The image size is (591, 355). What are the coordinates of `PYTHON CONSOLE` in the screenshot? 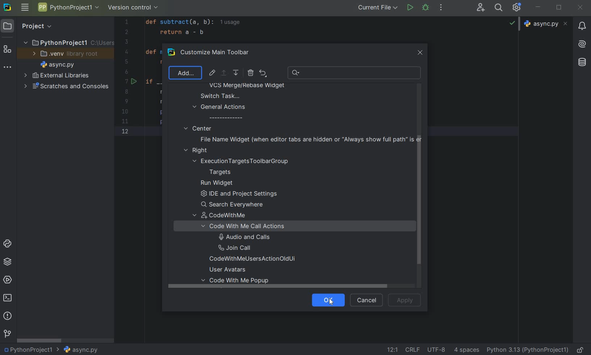 It's located at (8, 245).